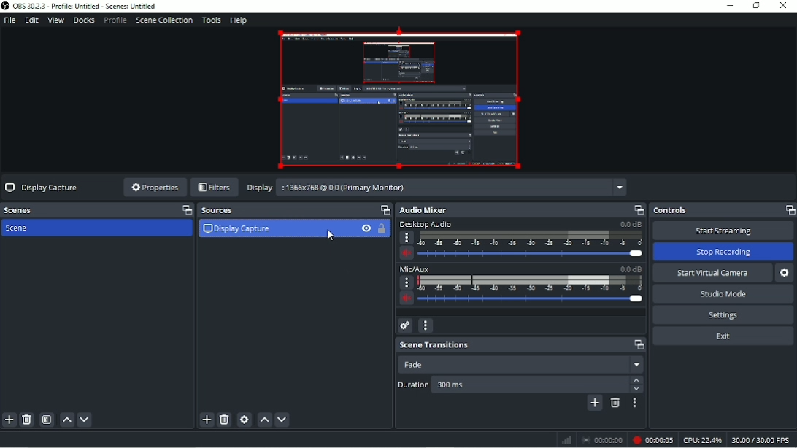 The width and height of the screenshot is (797, 448). Describe the element at coordinates (66, 420) in the screenshot. I see `Move scene up` at that location.